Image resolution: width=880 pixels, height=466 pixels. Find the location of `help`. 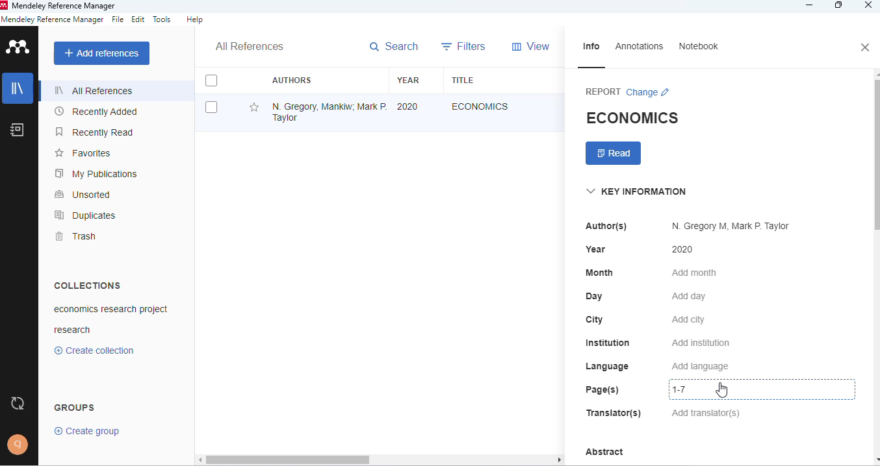

help is located at coordinates (195, 19).